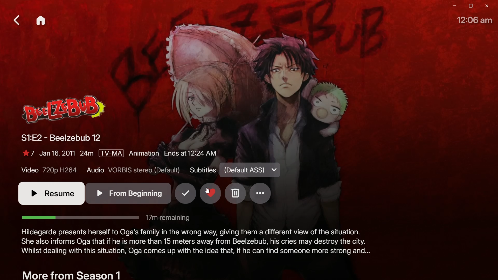 This screenshot has height=280, width=498. Describe the element at coordinates (451, 6) in the screenshot. I see `minimize` at that location.